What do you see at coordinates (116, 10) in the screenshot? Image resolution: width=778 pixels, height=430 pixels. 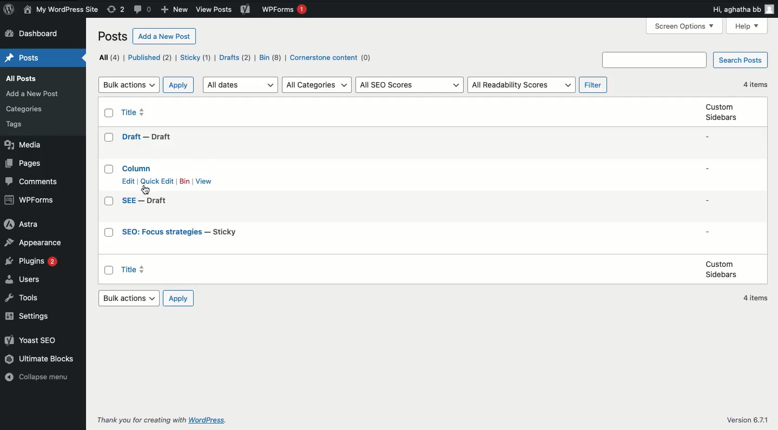 I see `Revisions` at bounding box center [116, 10].